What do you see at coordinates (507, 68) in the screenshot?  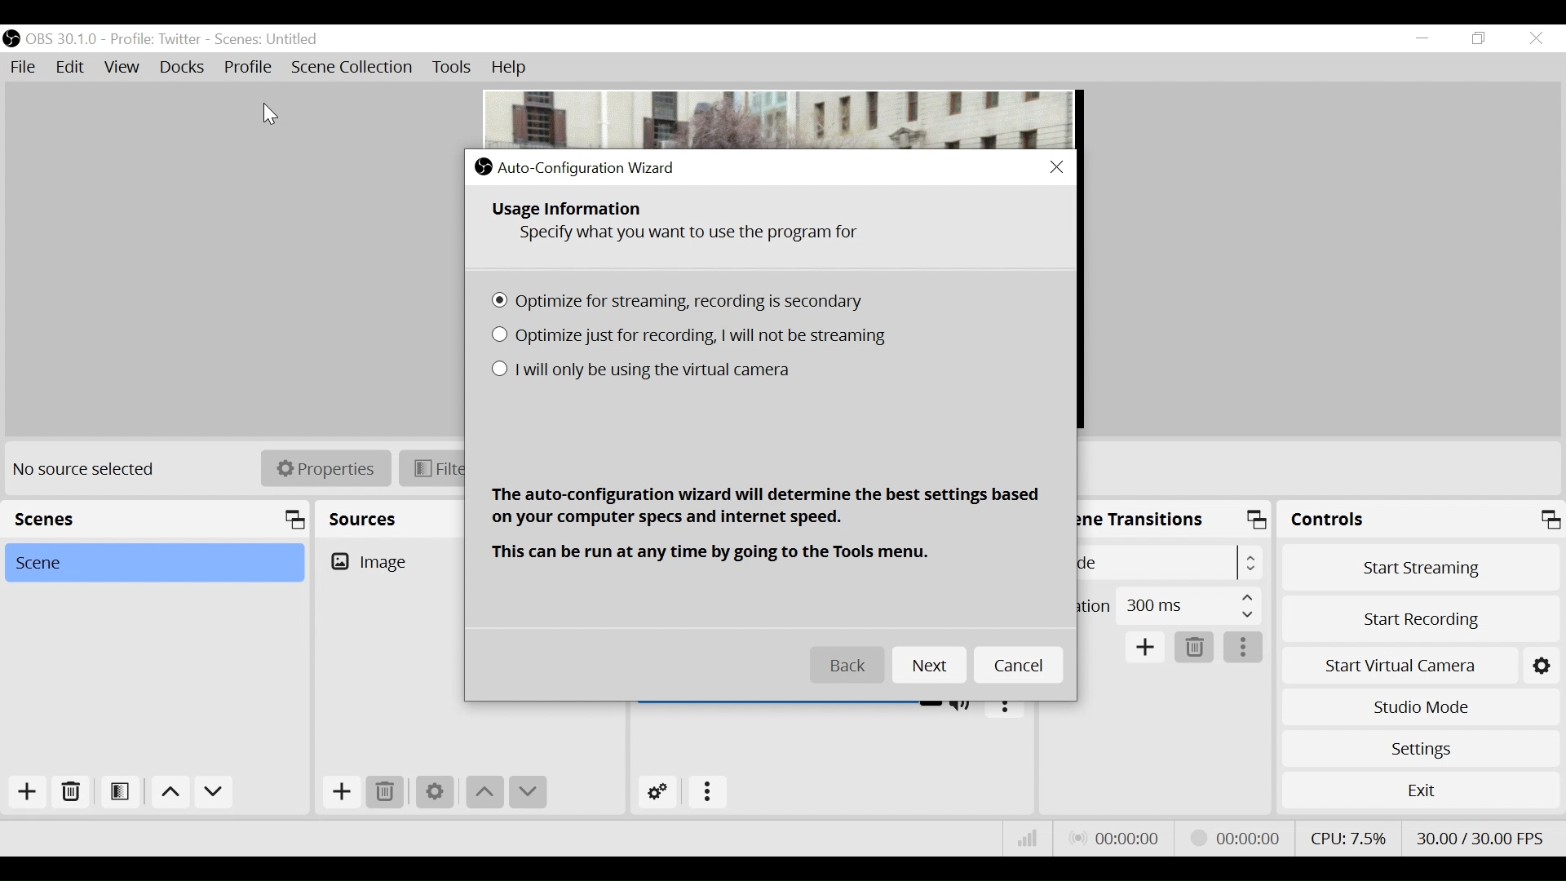 I see `Help` at bounding box center [507, 68].